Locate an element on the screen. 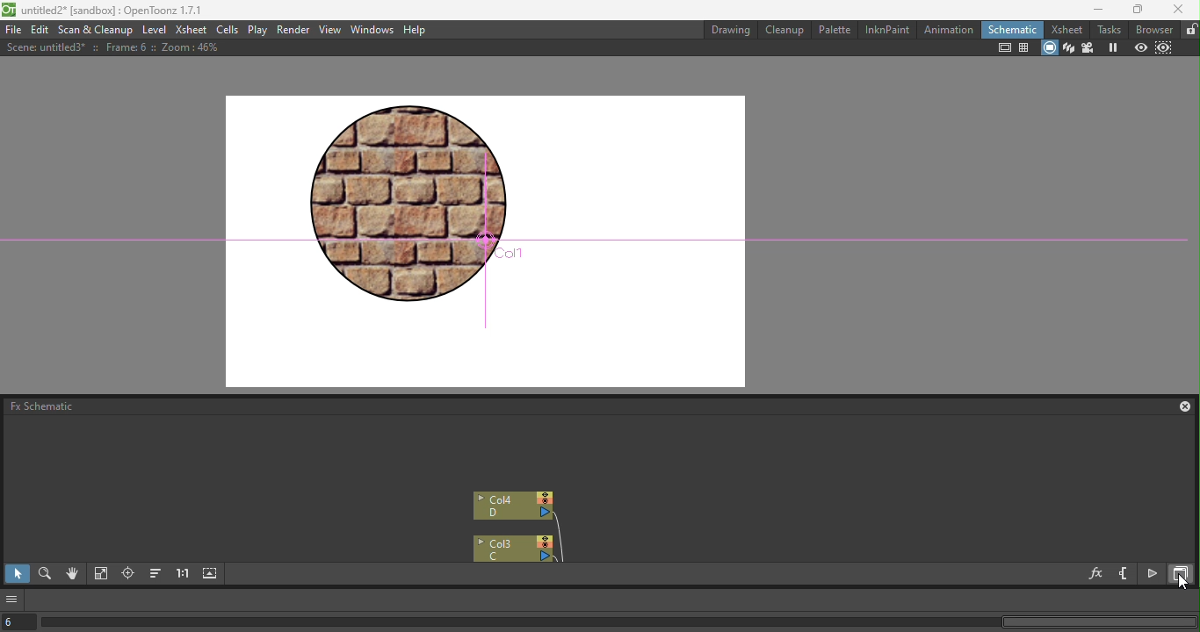 This screenshot has height=632, width=1200. Close is located at coordinates (1179, 9).